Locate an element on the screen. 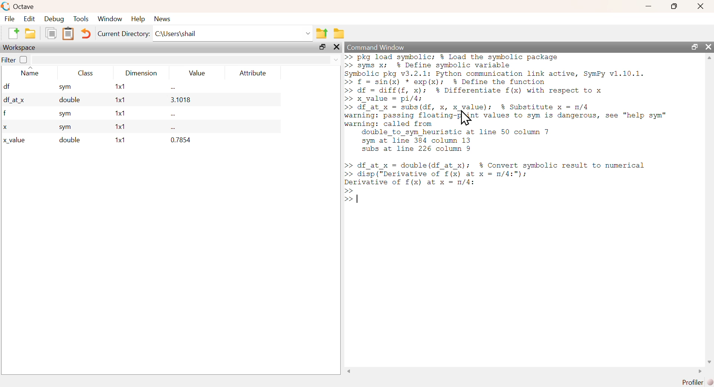 The height and width of the screenshot is (387, 714). sym is located at coordinates (65, 87).